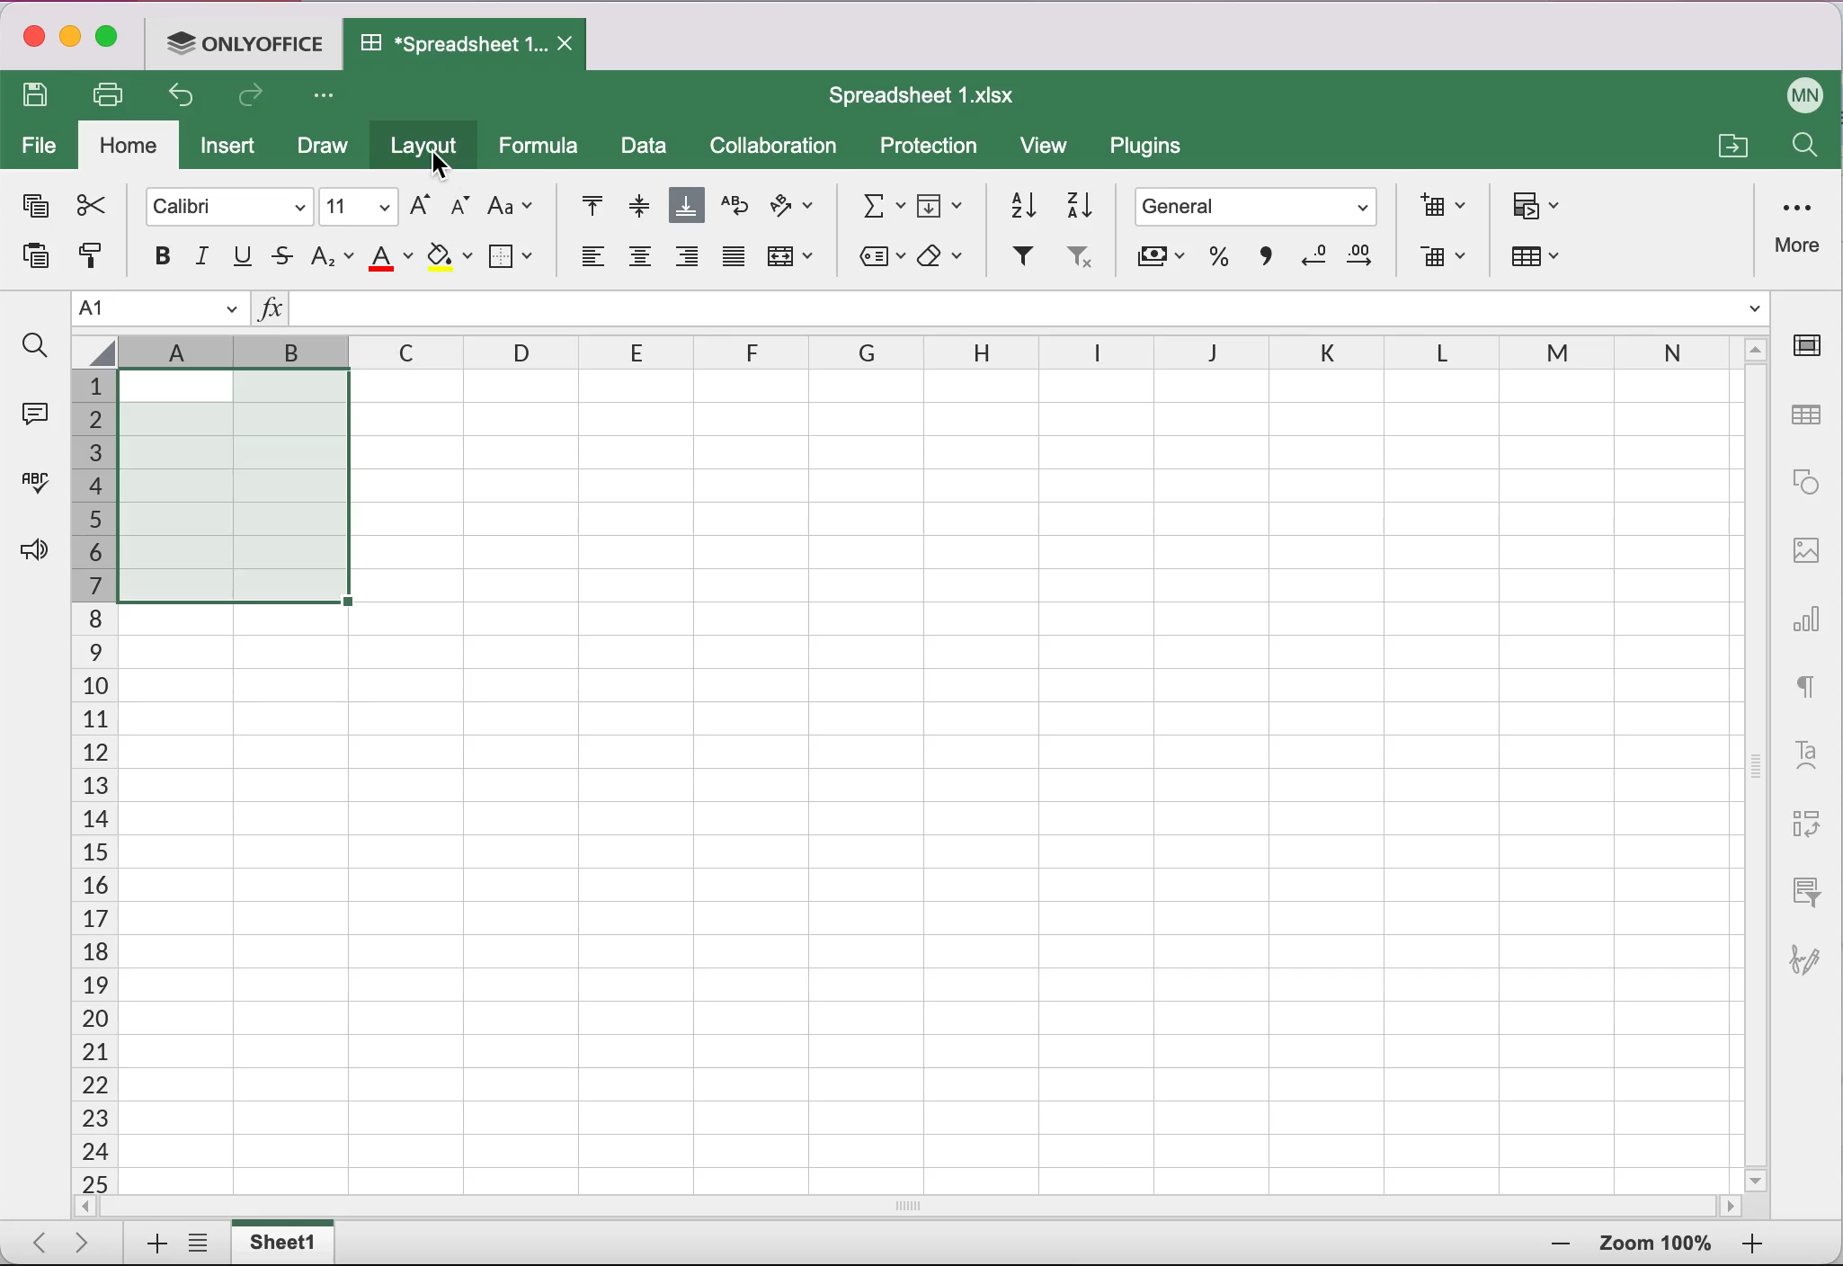 This screenshot has width=1843, height=1266. What do you see at coordinates (1442, 259) in the screenshot?
I see `delete cells` at bounding box center [1442, 259].